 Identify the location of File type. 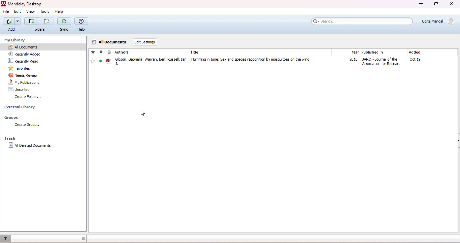
(109, 52).